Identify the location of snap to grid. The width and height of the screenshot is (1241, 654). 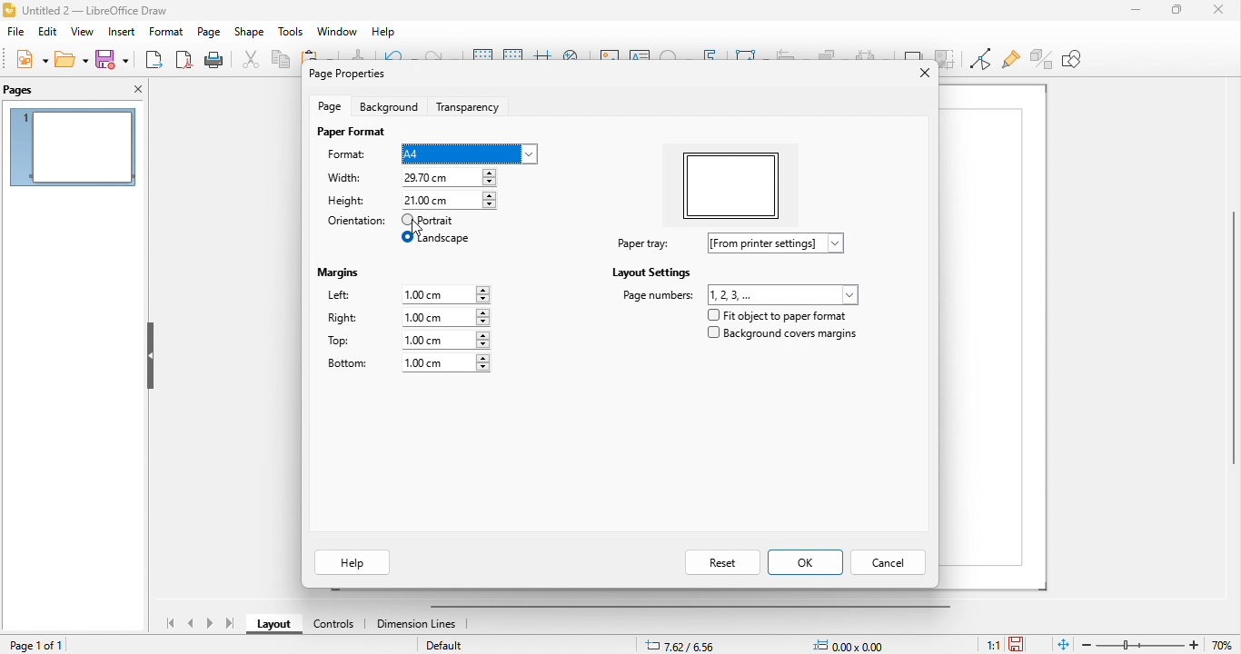
(512, 58).